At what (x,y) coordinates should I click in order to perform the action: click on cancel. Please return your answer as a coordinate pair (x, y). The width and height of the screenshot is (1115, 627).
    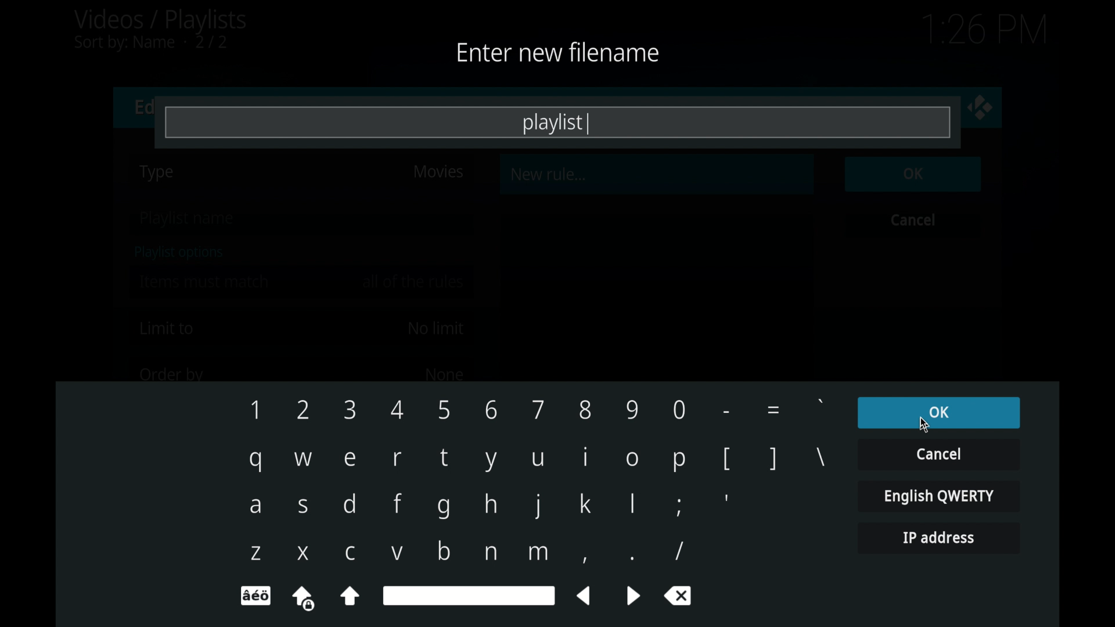
    Looking at the image, I should click on (938, 453).